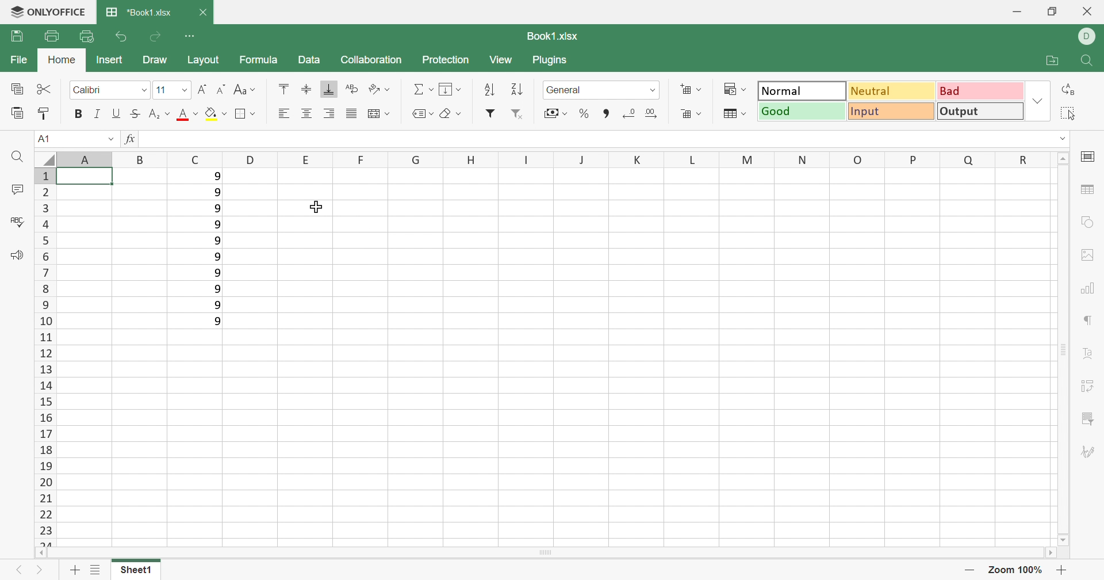 This screenshot has width=1104, height=580. What do you see at coordinates (203, 90) in the screenshot?
I see `Increment Font size` at bounding box center [203, 90].